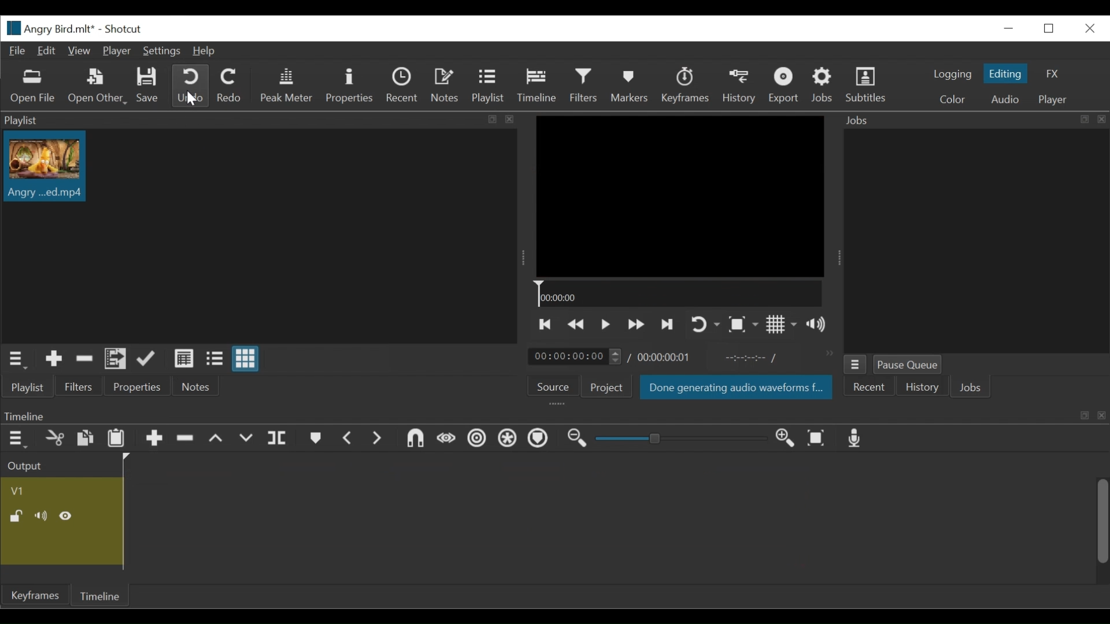 The width and height of the screenshot is (1110, 624). Describe the element at coordinates (39, 514) in the screenshot. I see `mute` at that location.